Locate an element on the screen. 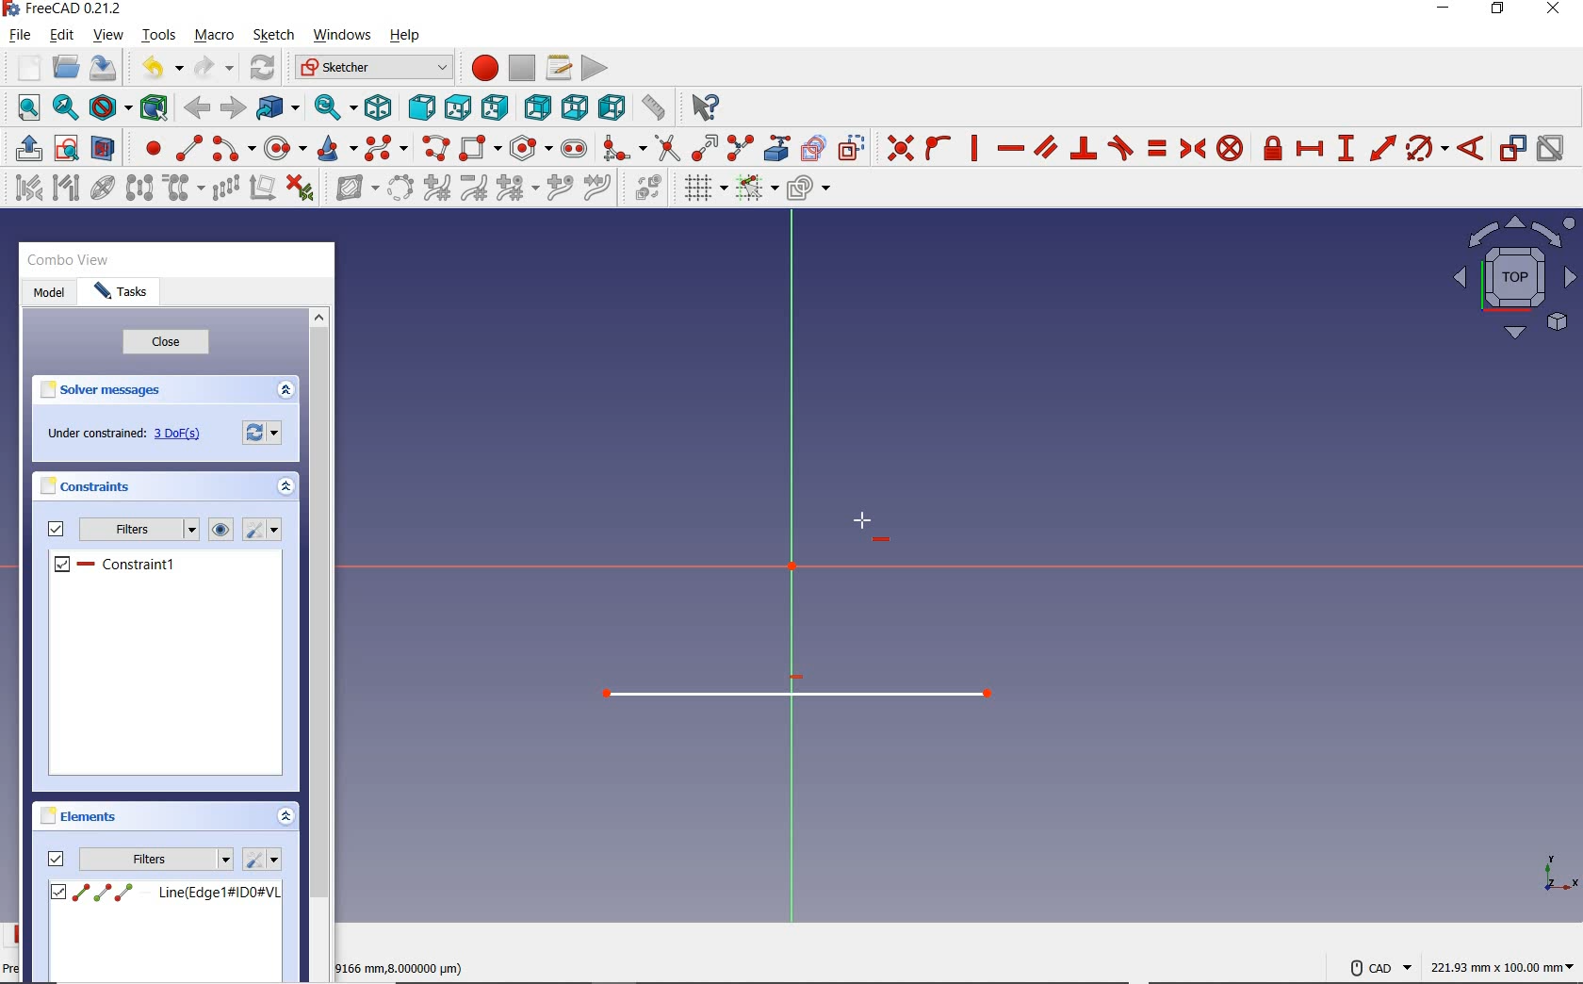 This screenshot has height=984, width=1583. HELP is located at coordinates (406, 36).